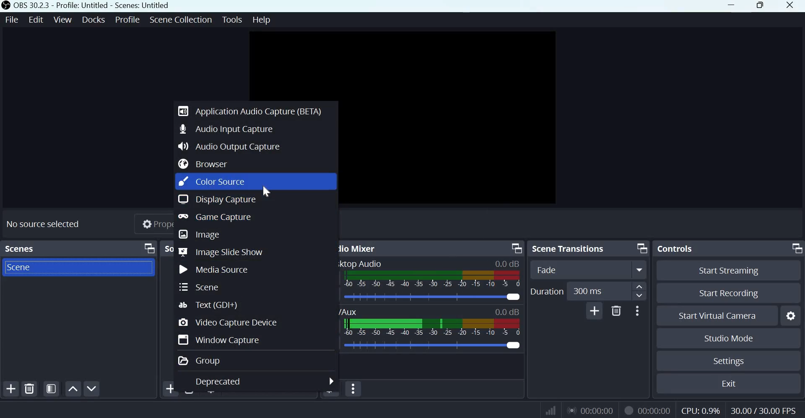 The width and height of the screenshot is (805, 418). I want to click on Scene, so click(202, 286).